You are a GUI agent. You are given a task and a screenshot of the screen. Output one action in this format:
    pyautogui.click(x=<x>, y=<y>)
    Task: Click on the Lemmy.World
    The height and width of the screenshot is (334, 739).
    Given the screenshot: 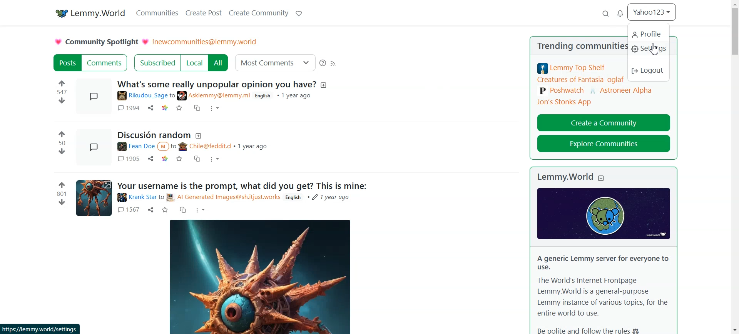 What is the action you would take?
    pyautogui.click(x=565, y=177)
    